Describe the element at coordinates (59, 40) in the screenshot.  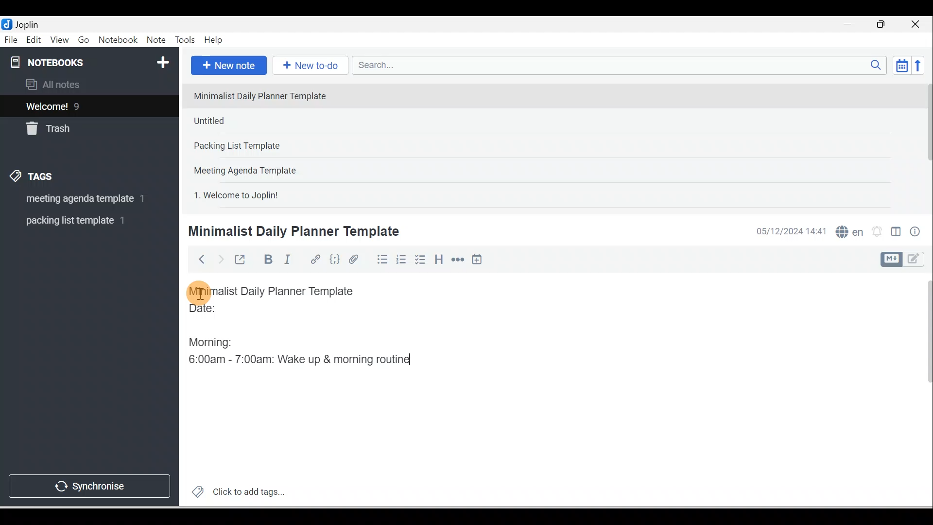
I see `View` at that location.